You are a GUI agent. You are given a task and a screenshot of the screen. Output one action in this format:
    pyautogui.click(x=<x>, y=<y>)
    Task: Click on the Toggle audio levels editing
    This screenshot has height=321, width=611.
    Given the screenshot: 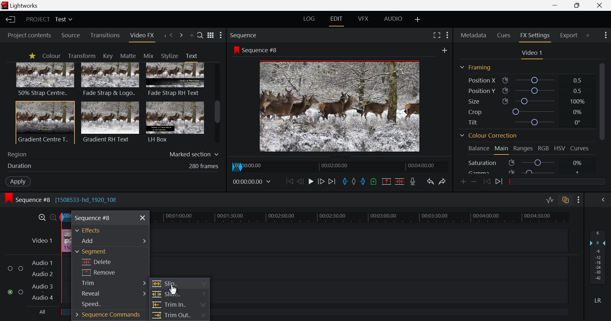 What is the action you would take?
    pyautogui.click(x=551, y=200)
    